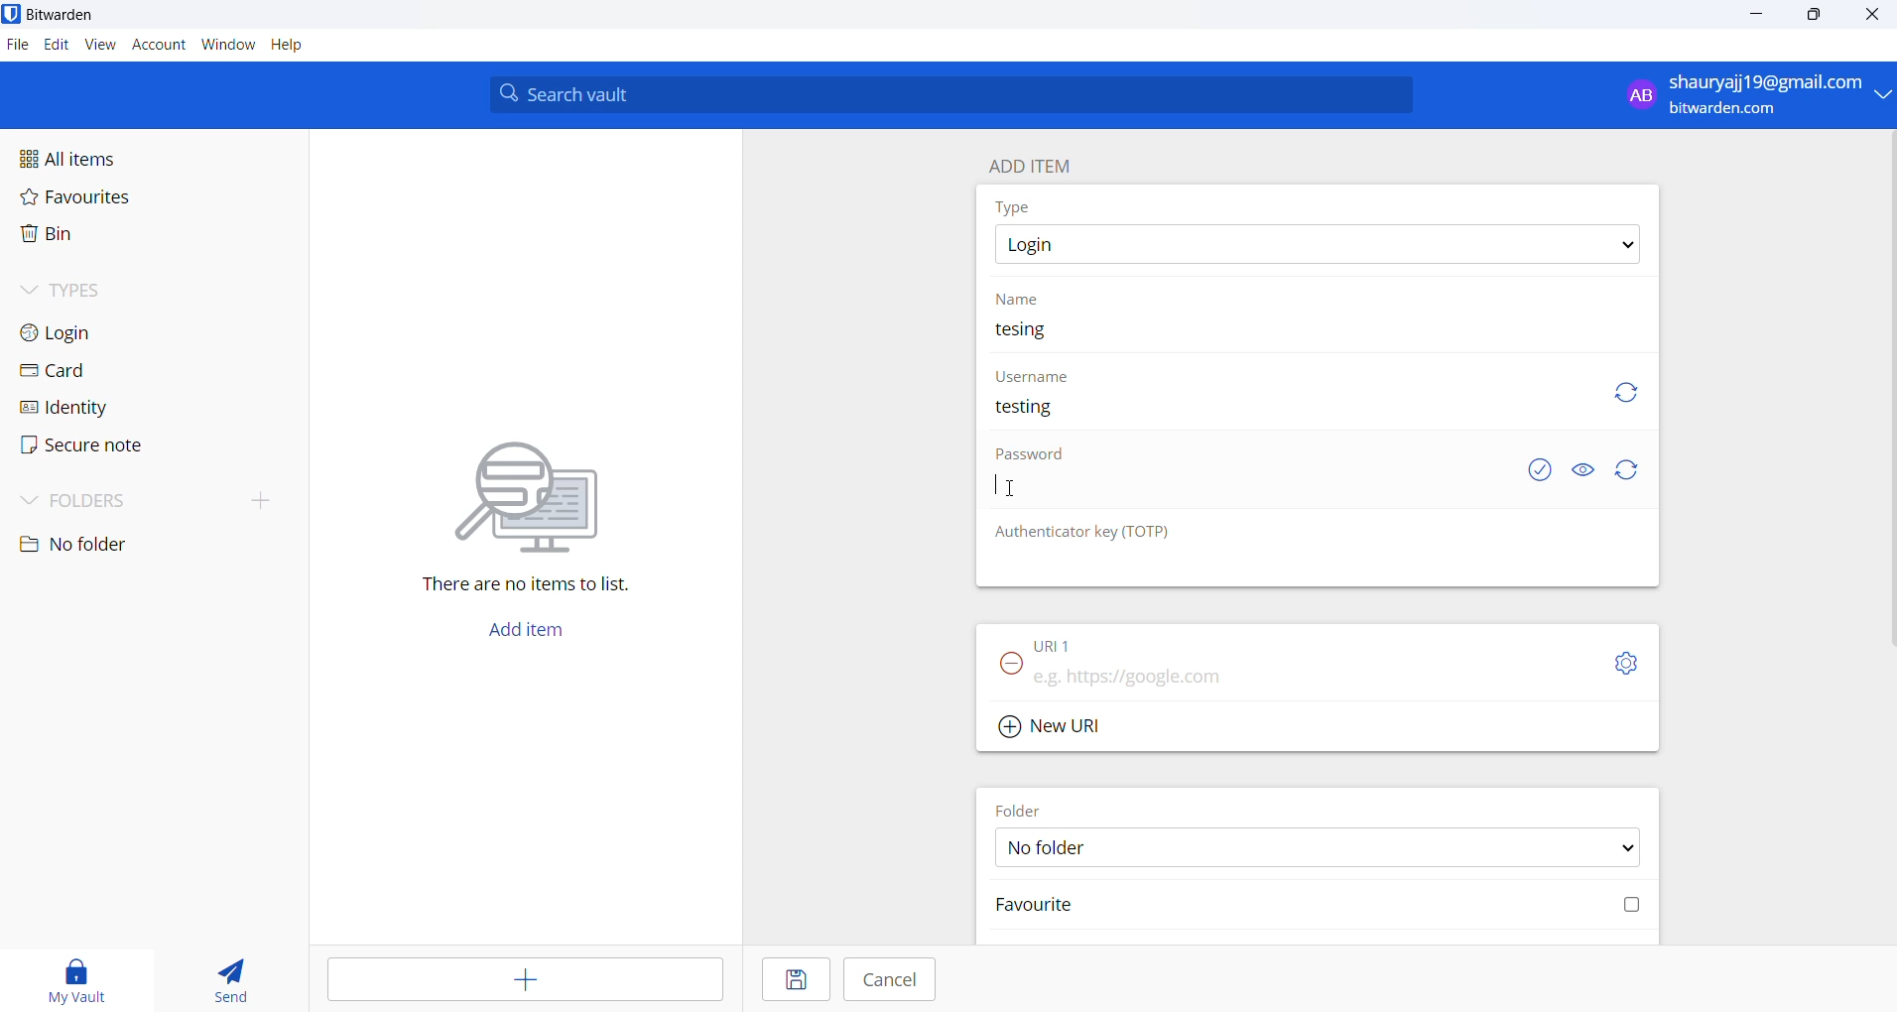 The height and width of the screenshot is (1012, 1897). Describe the element at coordinates (889, 979) in the screenshot. I see `cancel` at that location.